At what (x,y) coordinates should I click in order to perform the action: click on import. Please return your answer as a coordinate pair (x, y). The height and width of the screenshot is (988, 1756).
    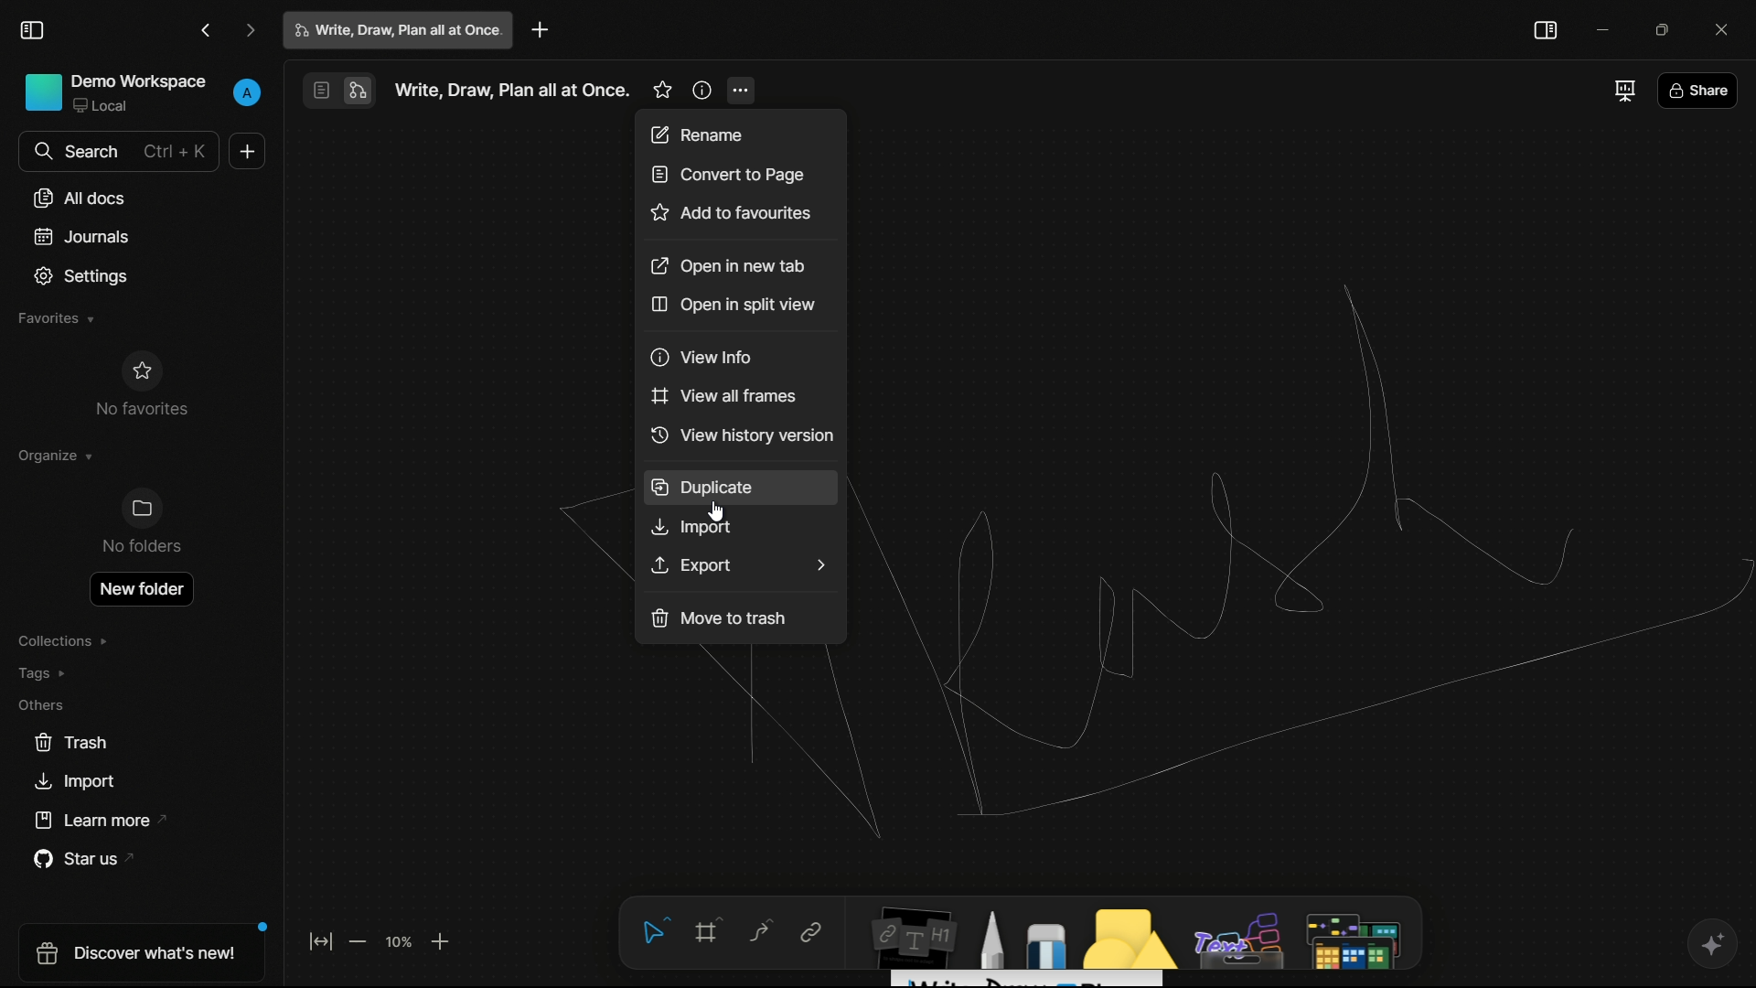
    Looking at the image, I should click on (699, 527).